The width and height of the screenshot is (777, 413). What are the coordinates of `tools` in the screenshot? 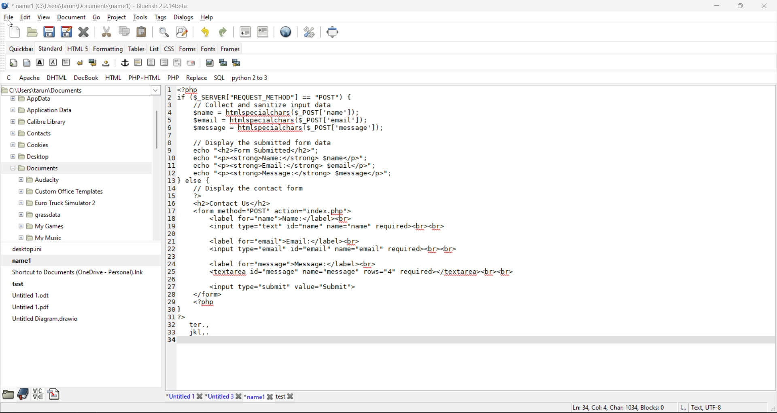 It's located at (141, 17).